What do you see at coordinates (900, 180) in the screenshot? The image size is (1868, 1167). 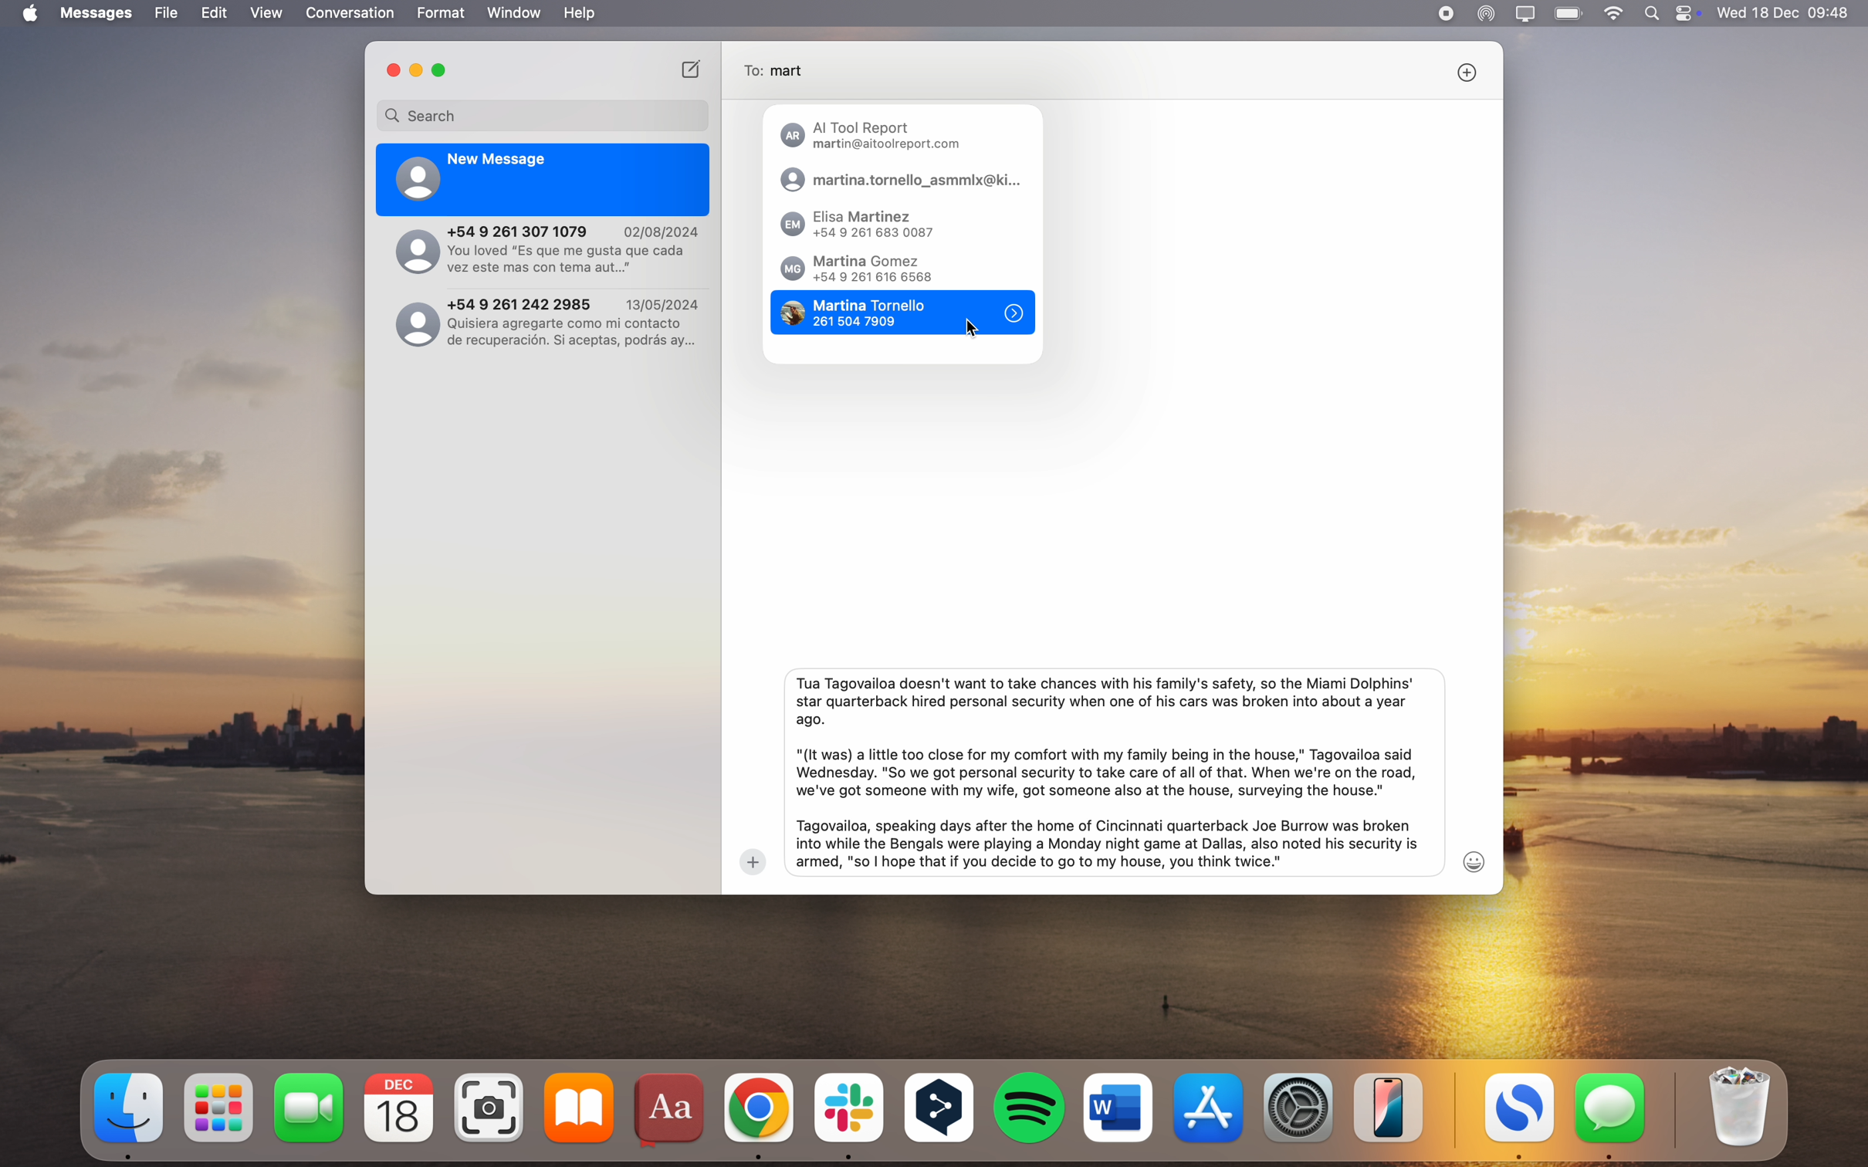 I see `martina.tornello_asmmlxki..` at bounding box center [900, 180].